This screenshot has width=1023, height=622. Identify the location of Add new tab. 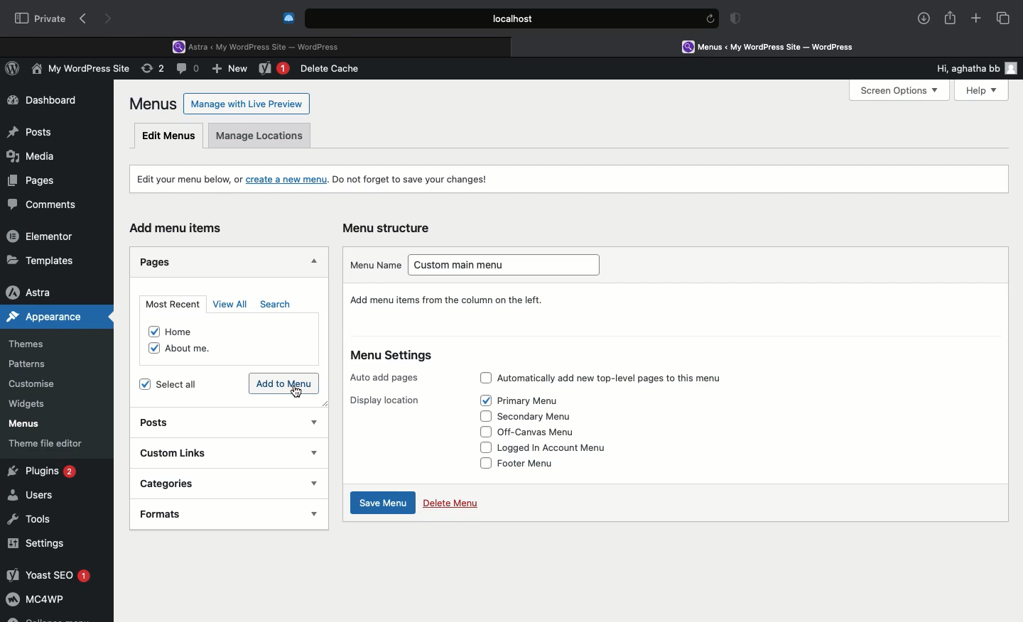
(976, 21).